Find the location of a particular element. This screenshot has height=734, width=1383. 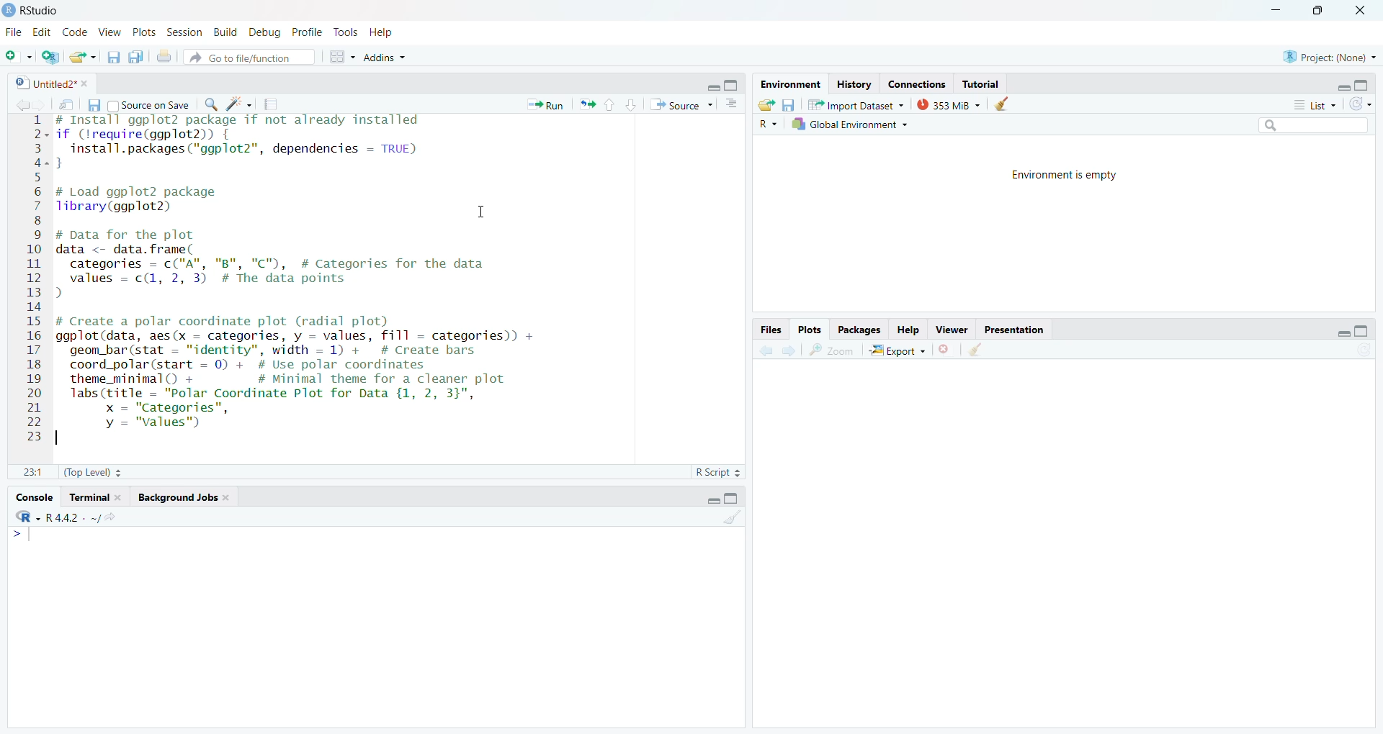

clear console is located at coordinates (733, 520).